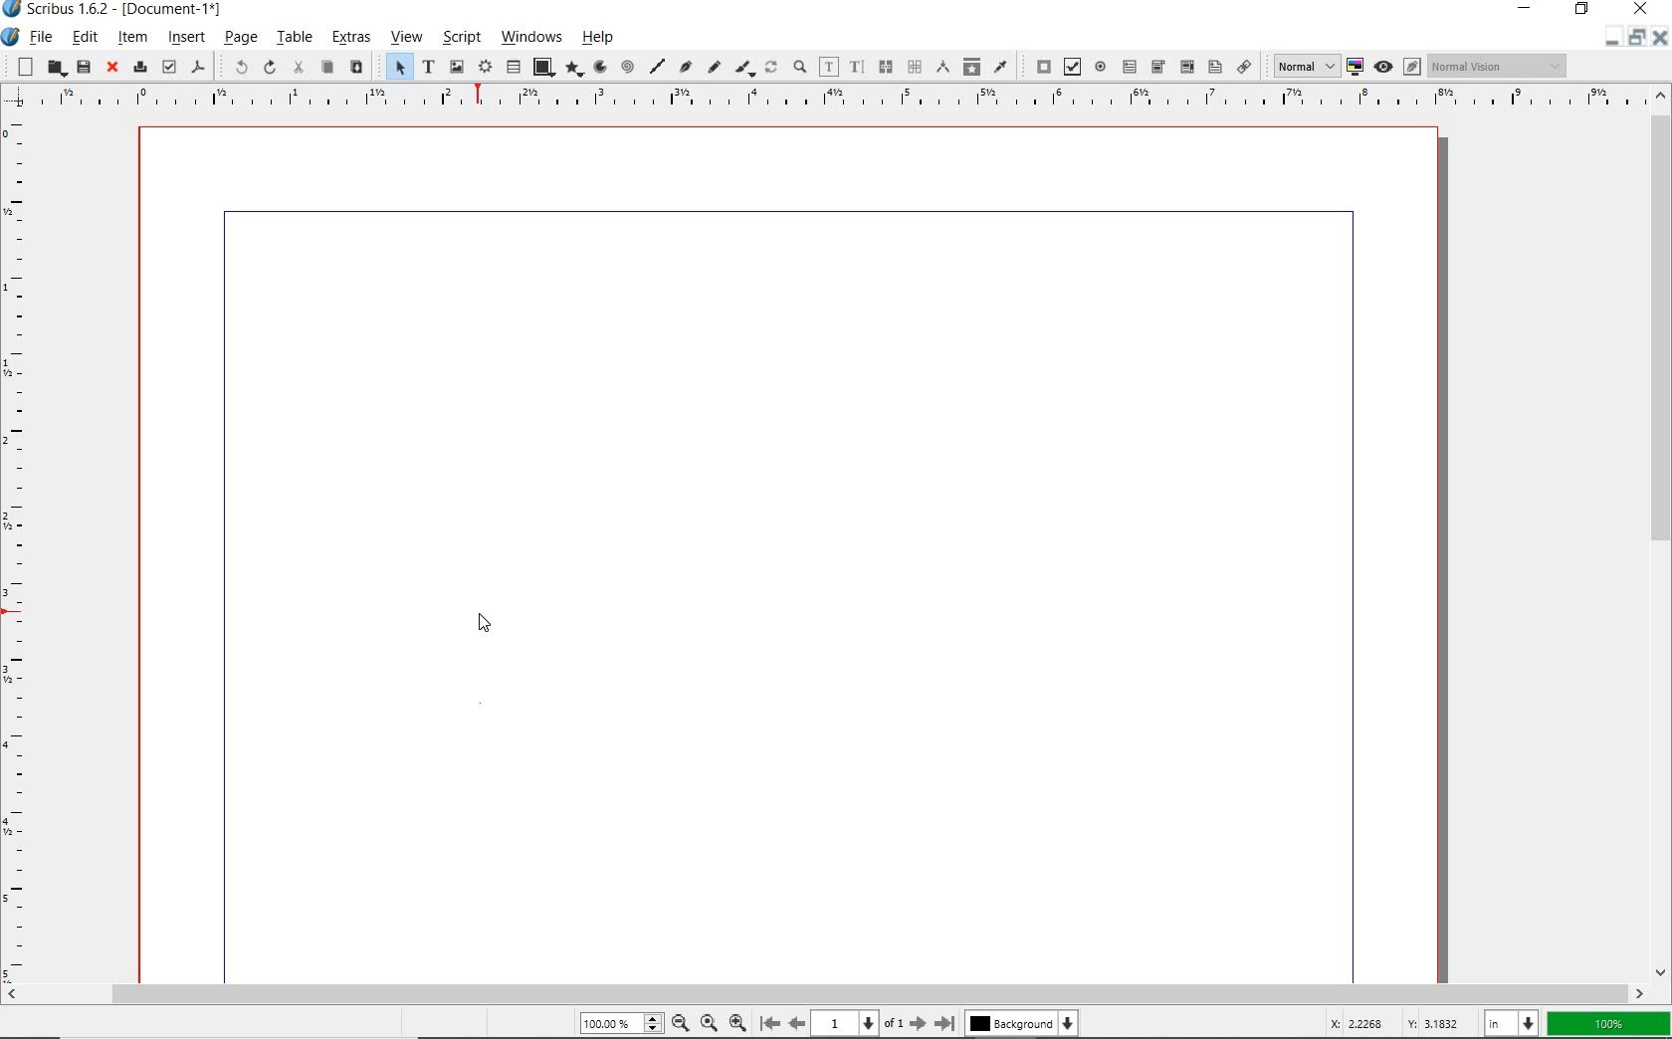  Describe the element at coordinates (1039, 67) in the screenshot. I see `pdf push button` at that location.